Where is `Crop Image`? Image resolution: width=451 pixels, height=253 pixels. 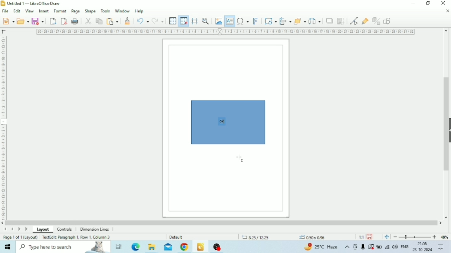
Crop Image is located at coordinates (341, 21).